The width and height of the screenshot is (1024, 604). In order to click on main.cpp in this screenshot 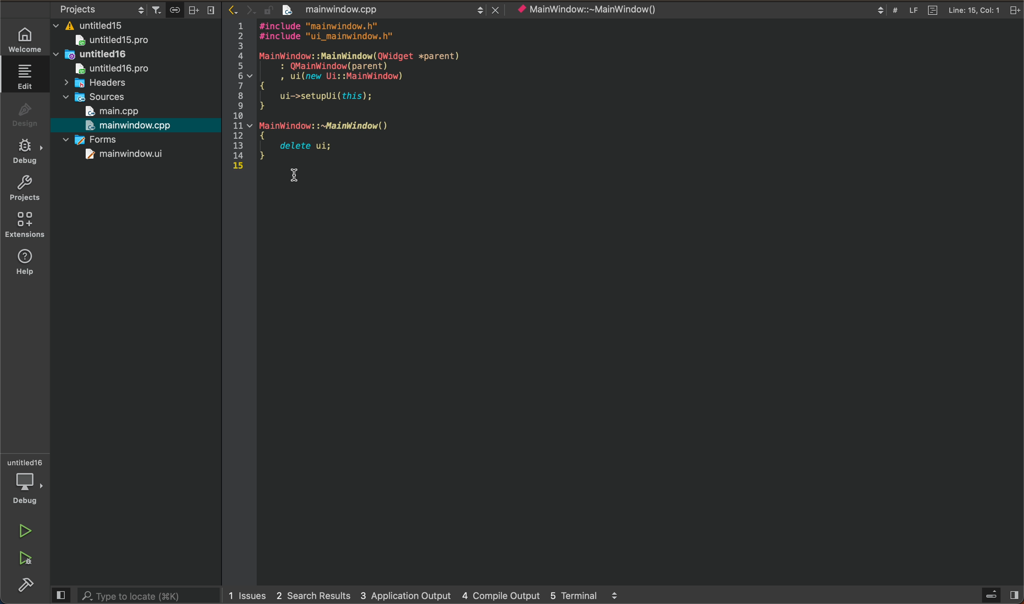, I will do `click(123, 111)`.